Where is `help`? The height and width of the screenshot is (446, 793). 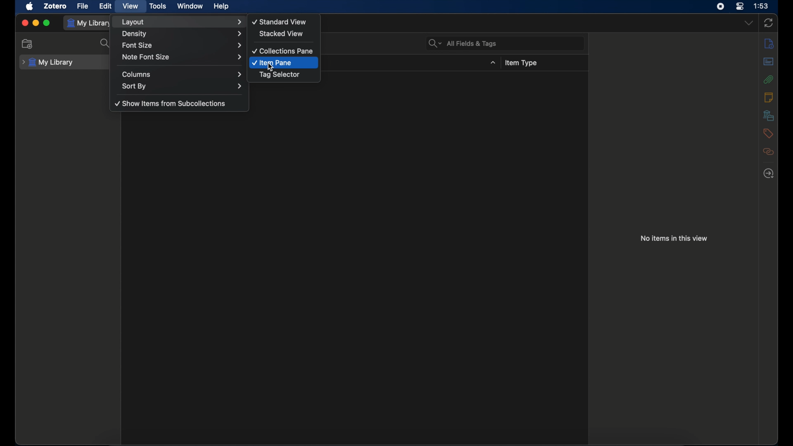
help is located at coordinates (221, 7).